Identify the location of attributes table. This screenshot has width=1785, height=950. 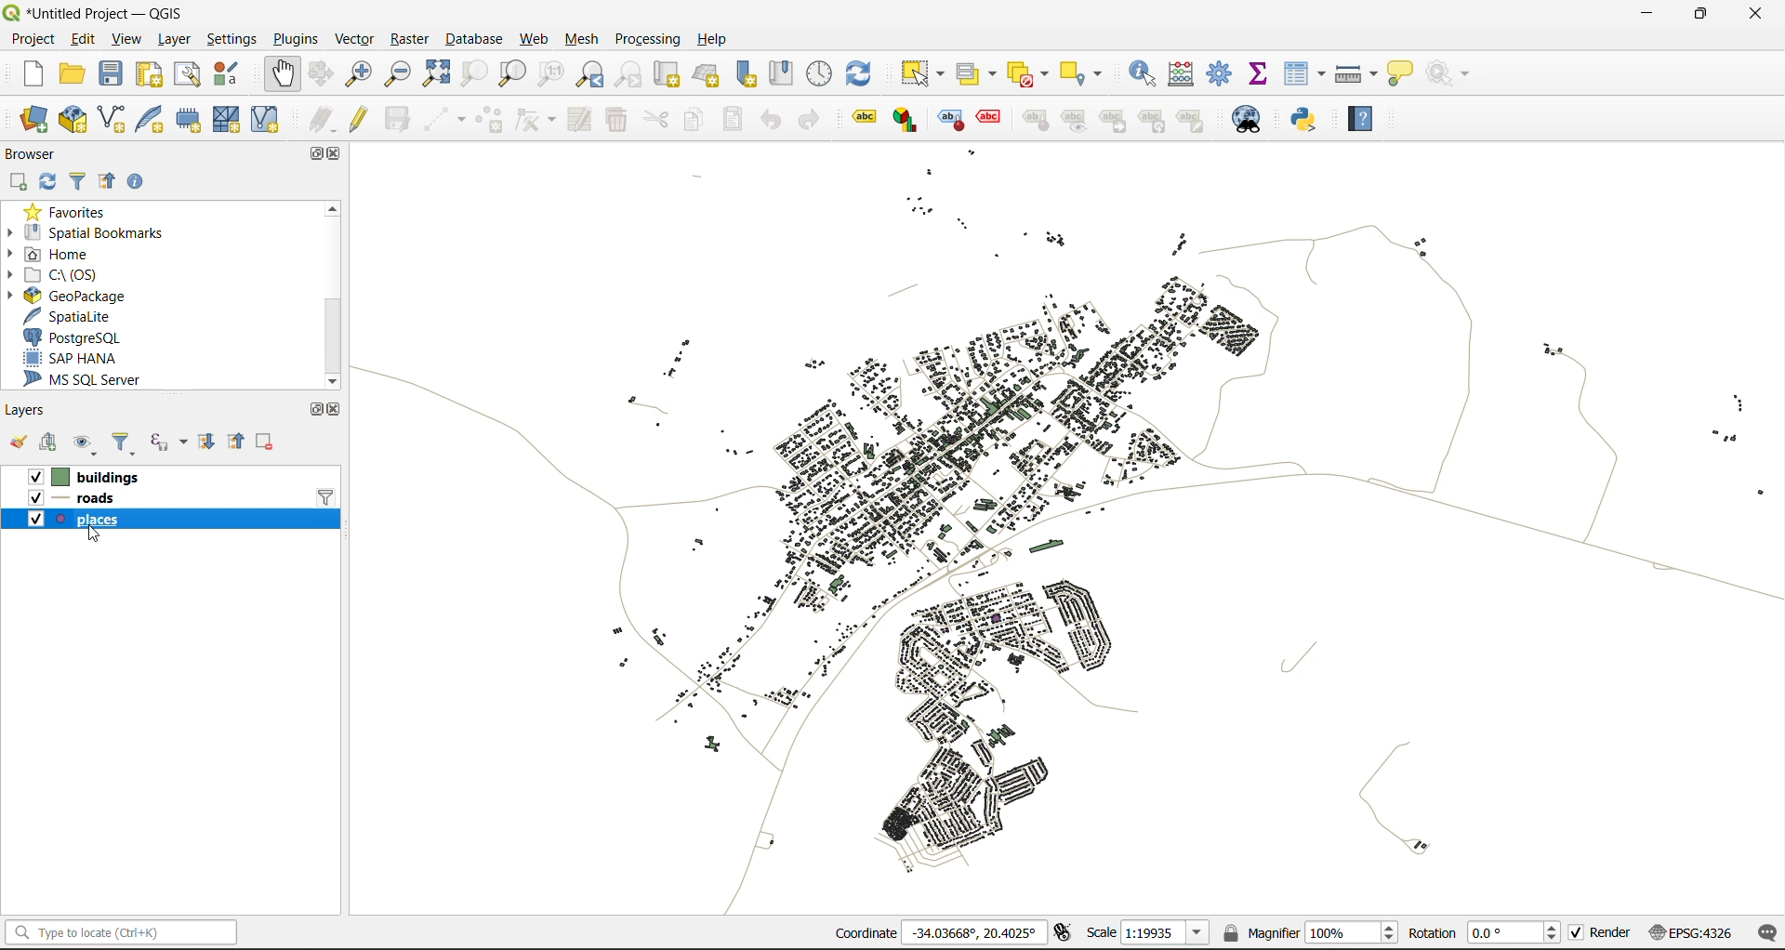
(1309, 74).